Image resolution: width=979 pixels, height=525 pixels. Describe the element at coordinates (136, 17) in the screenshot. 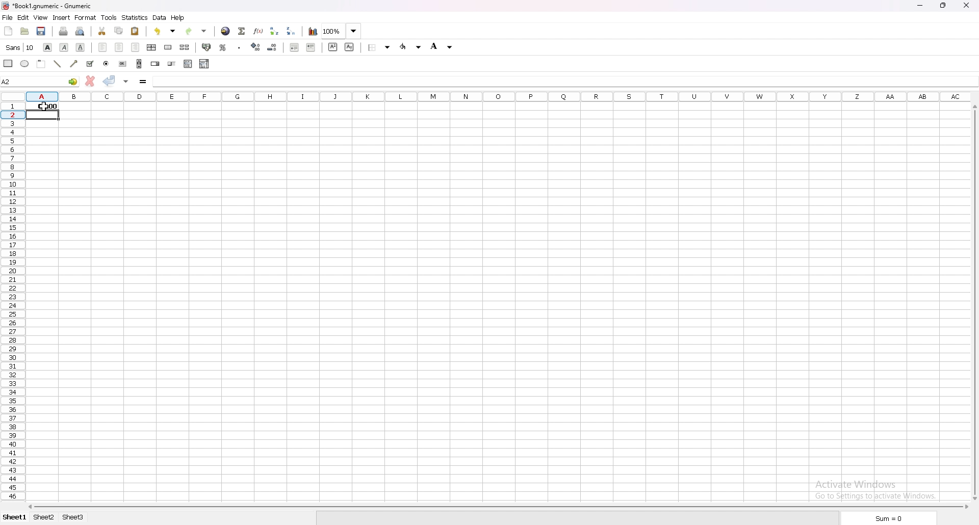

I see `statistics` at that location.